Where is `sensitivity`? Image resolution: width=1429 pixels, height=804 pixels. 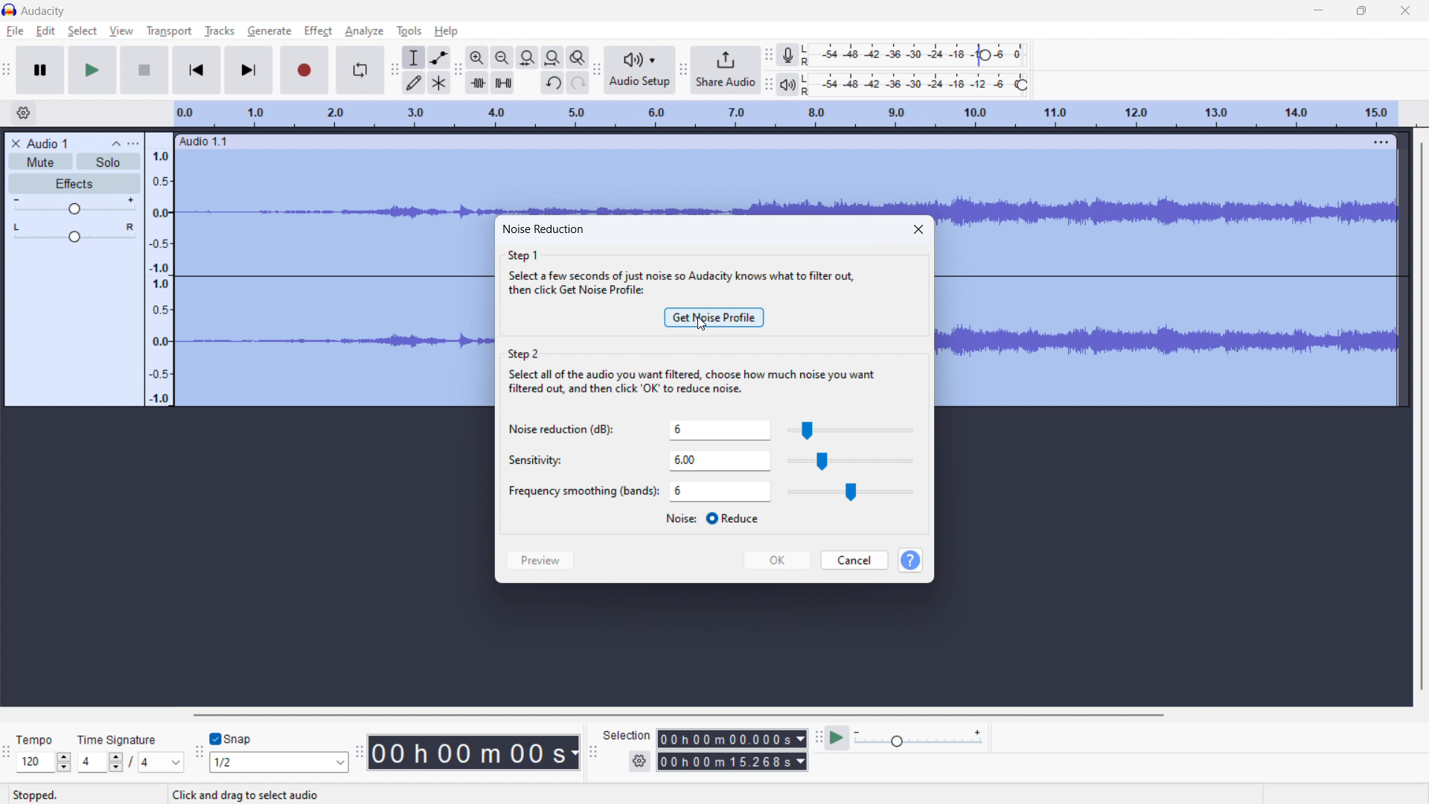
sensitivity is located at coordinates (531, 461).